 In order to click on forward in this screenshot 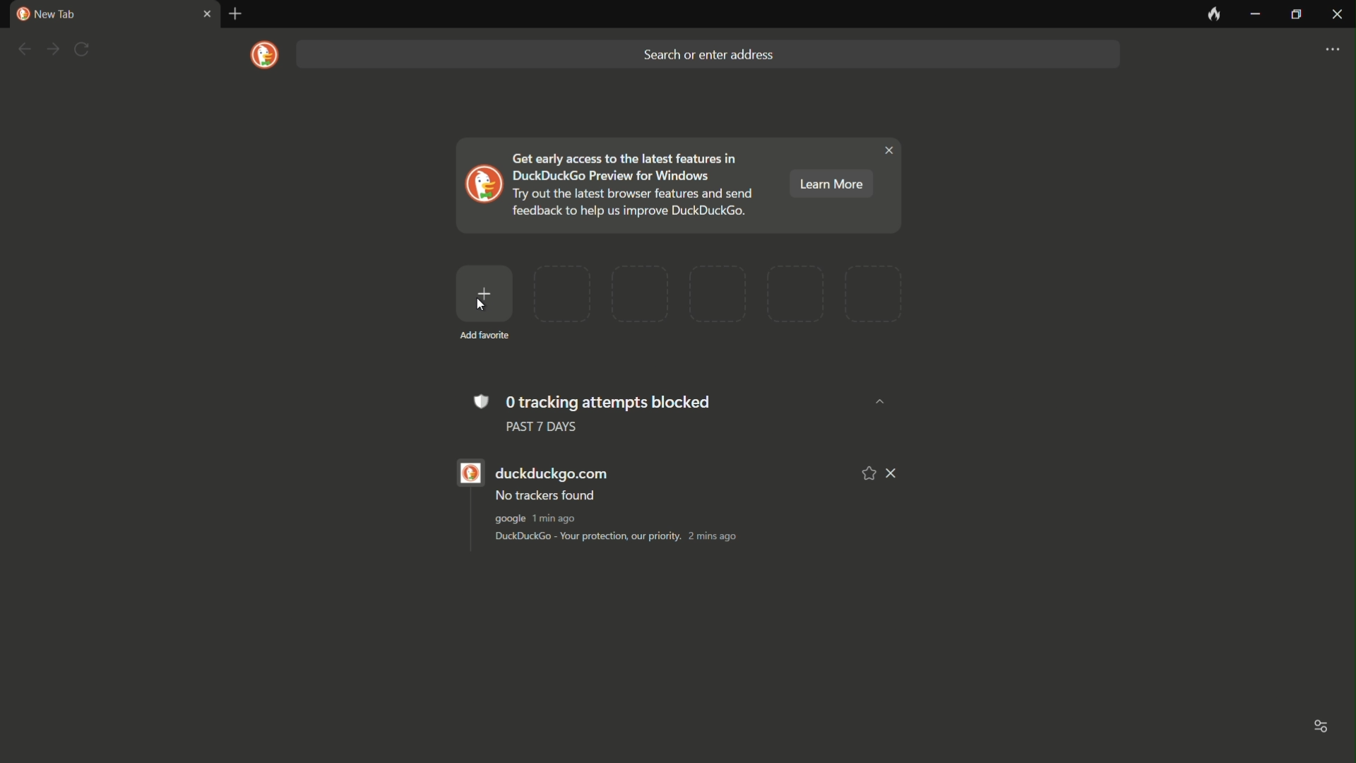, I will do `click(52, 50)`.